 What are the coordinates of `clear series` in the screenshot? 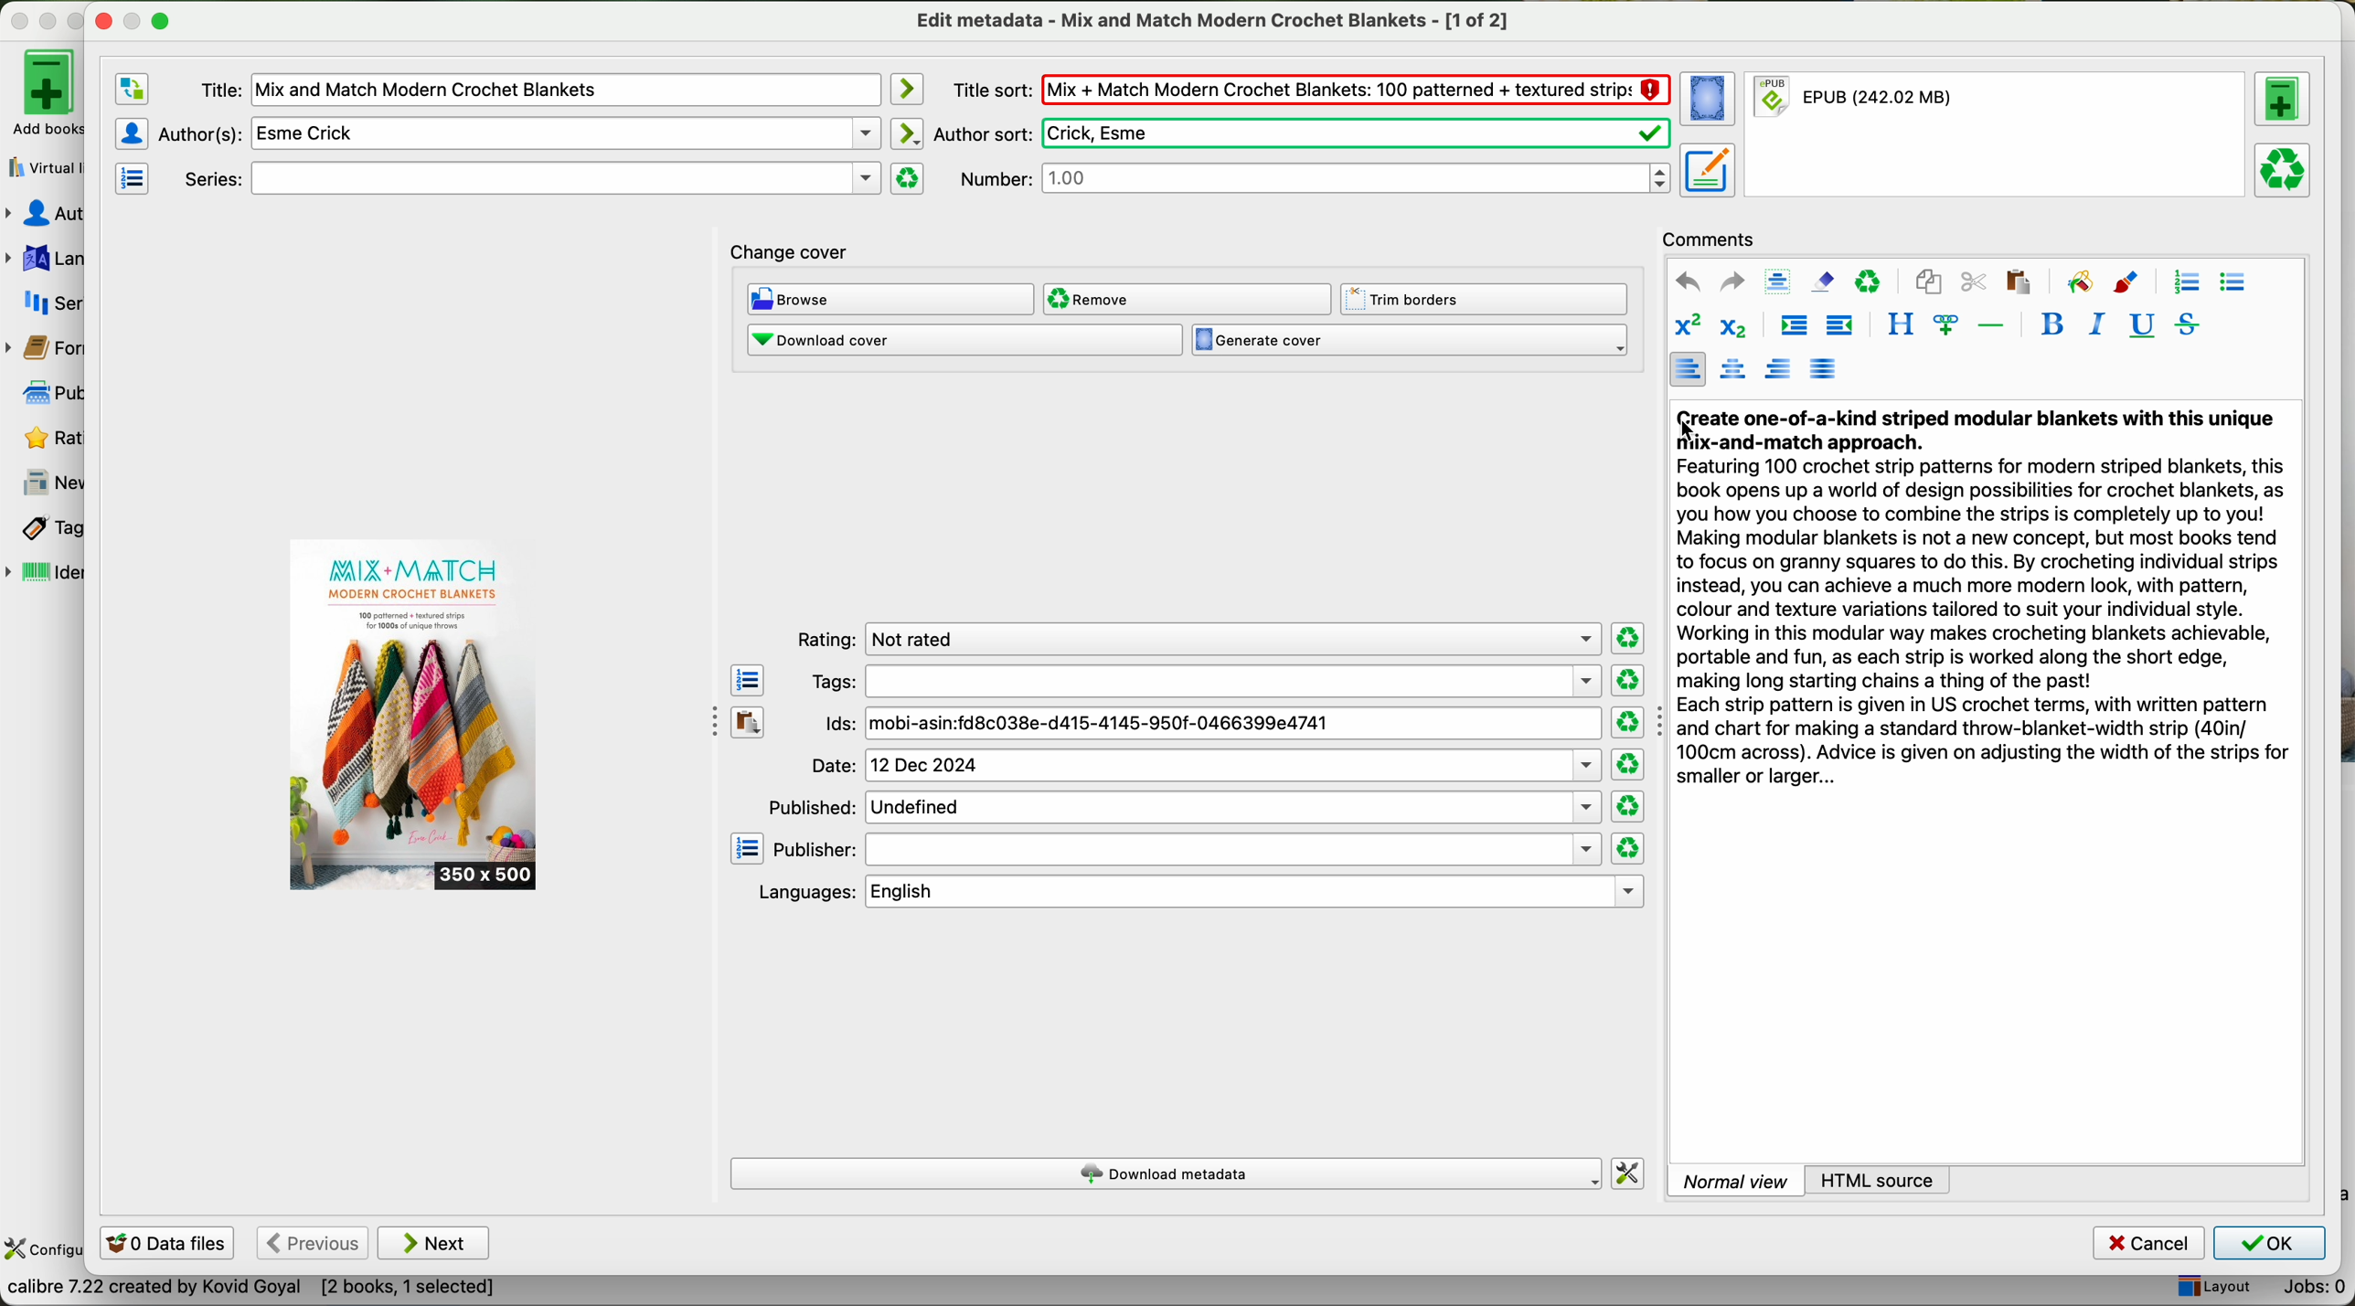 It's located at (908, 178).